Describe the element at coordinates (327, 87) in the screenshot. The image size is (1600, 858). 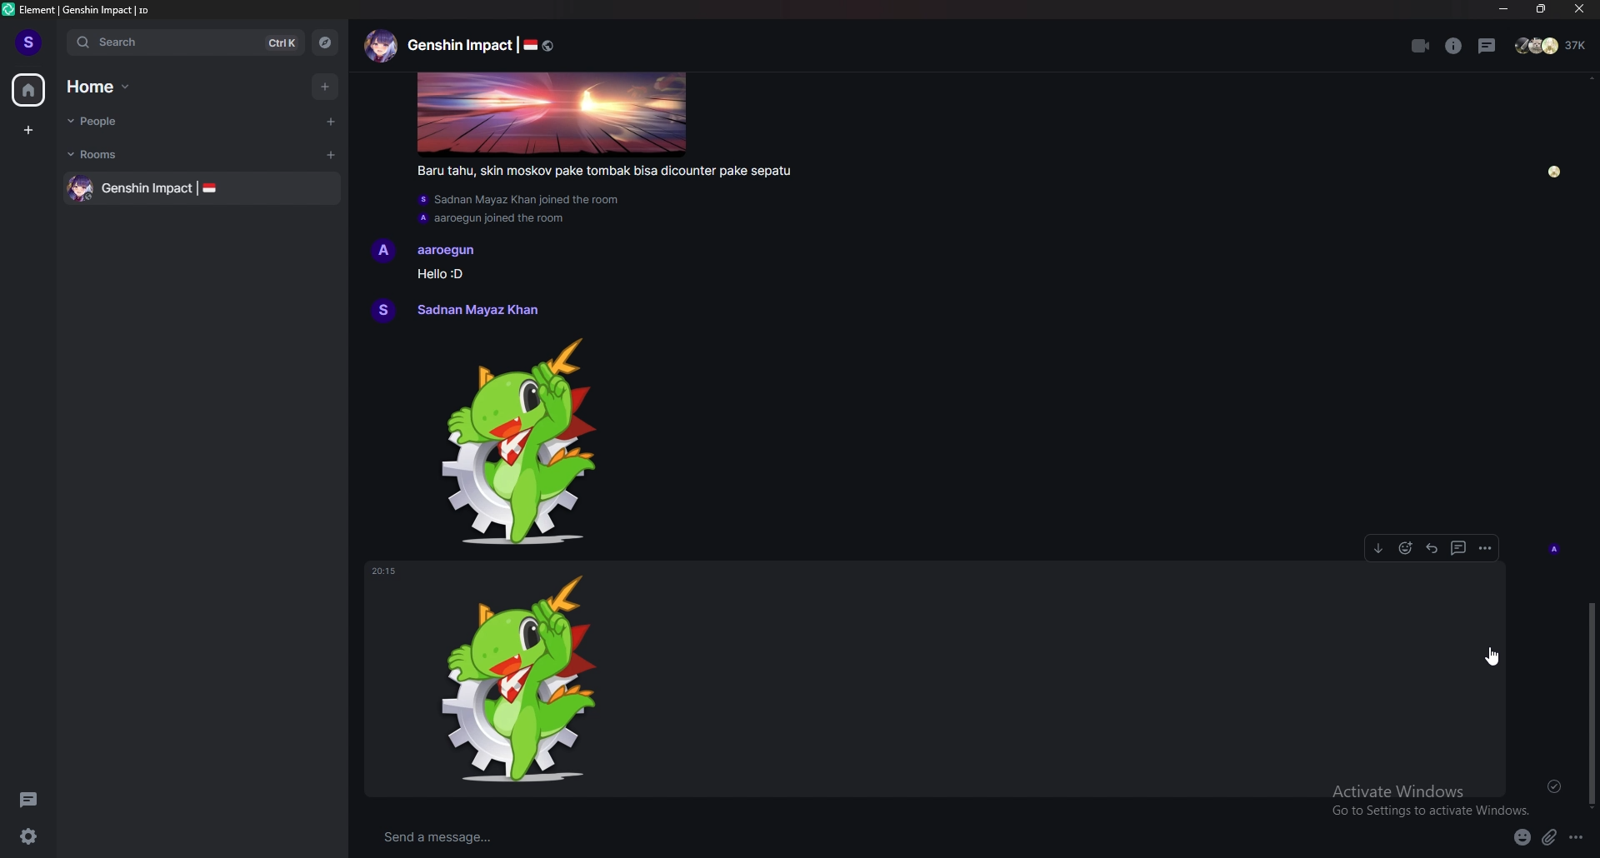
I see `add` at that location.